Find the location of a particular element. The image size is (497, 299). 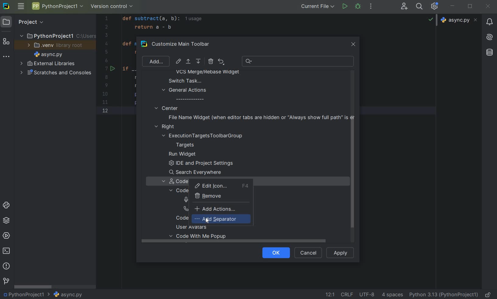

ide and project settings is located at coordinates (200, 164).